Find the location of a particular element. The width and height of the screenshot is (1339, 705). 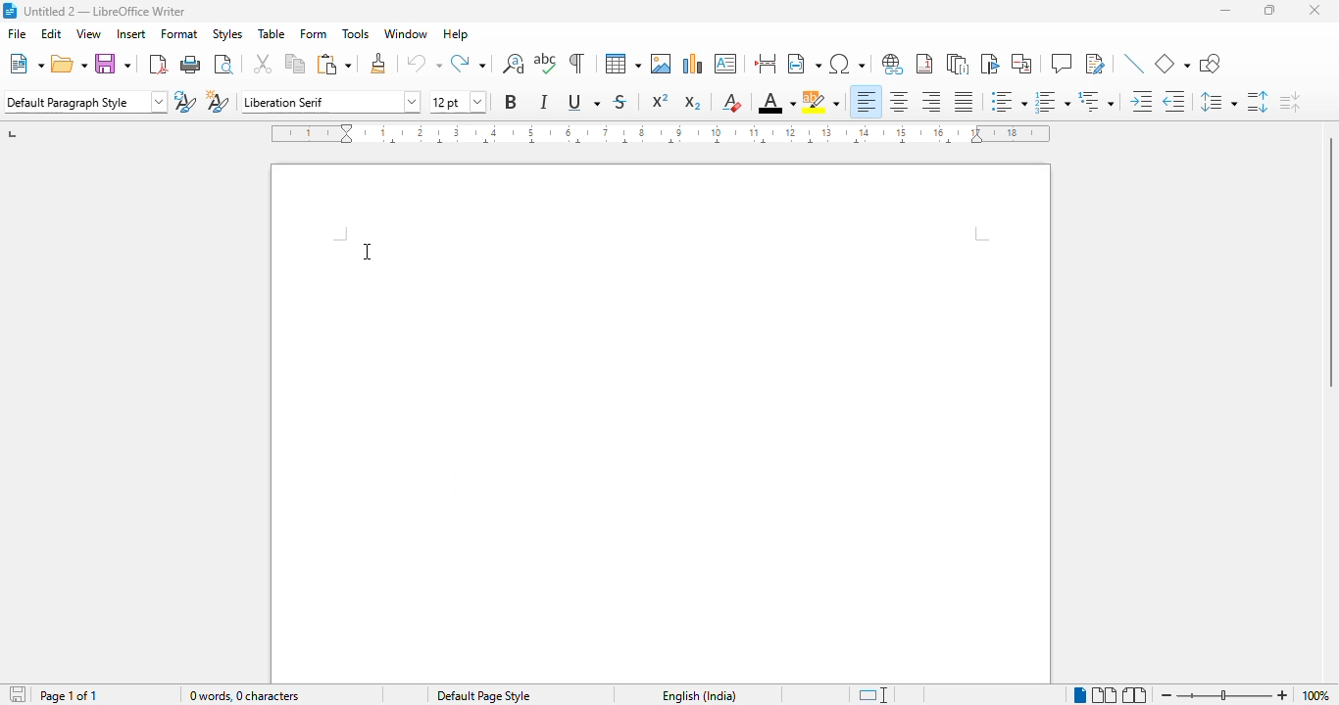

table is located at coordinates (621, 63).